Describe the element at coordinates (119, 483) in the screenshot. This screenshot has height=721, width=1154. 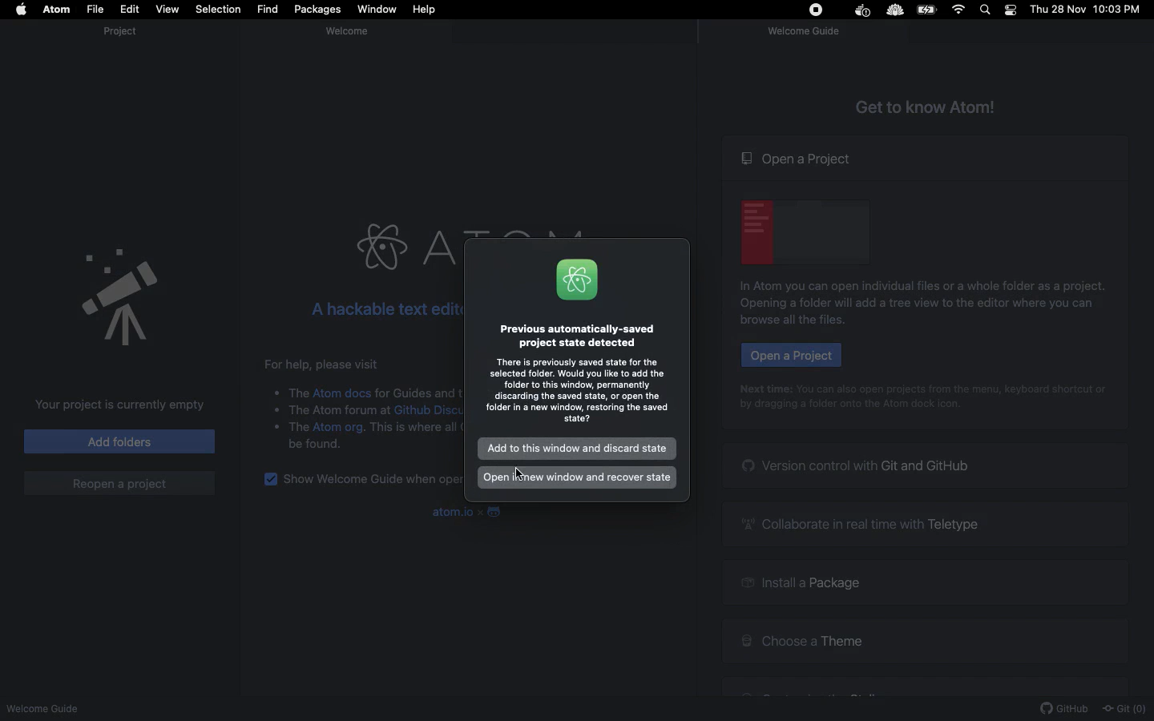
I see `Reopen a project` at that location.